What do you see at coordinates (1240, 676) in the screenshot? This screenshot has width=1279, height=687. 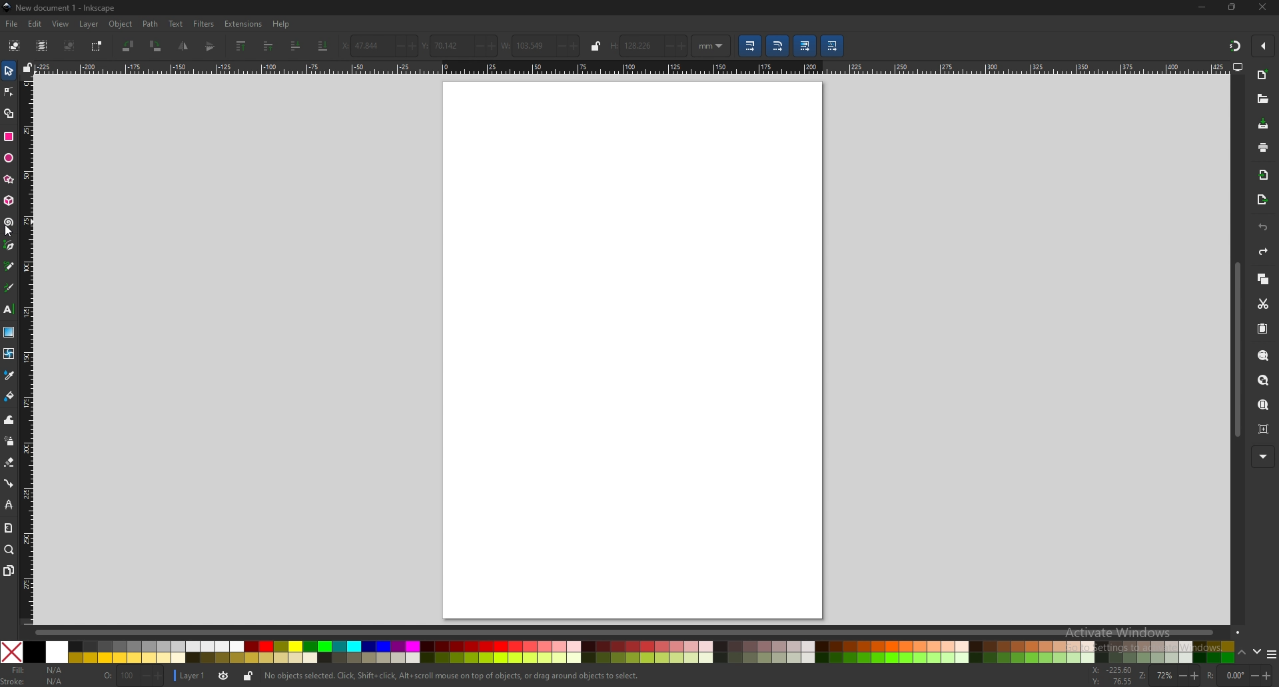 I see `R: 0.00` at bounding box center [1240, 676].